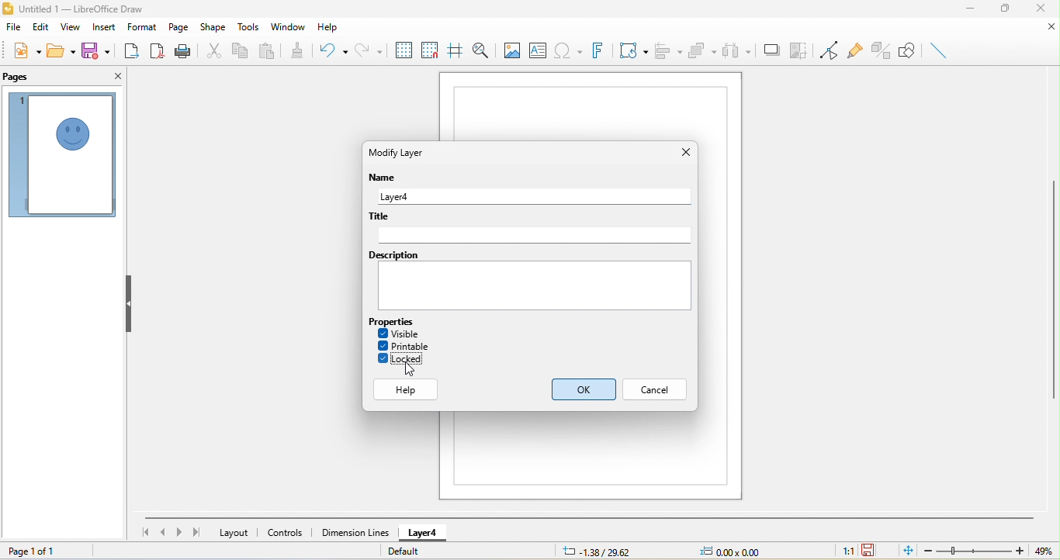  Describe the element at coordinates (657, 390) in the screenshot. I see `cancel` at that location.